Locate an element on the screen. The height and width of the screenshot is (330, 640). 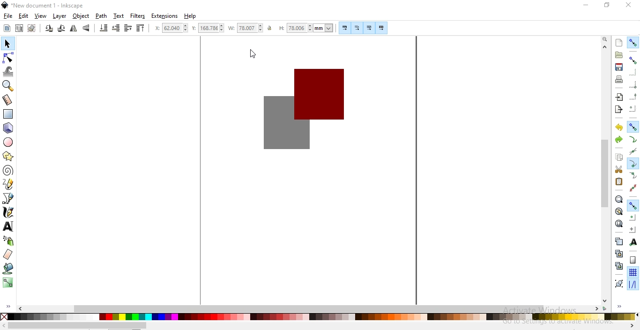
select any object in visible and unlocked layers is located at coordinates (20, 28).